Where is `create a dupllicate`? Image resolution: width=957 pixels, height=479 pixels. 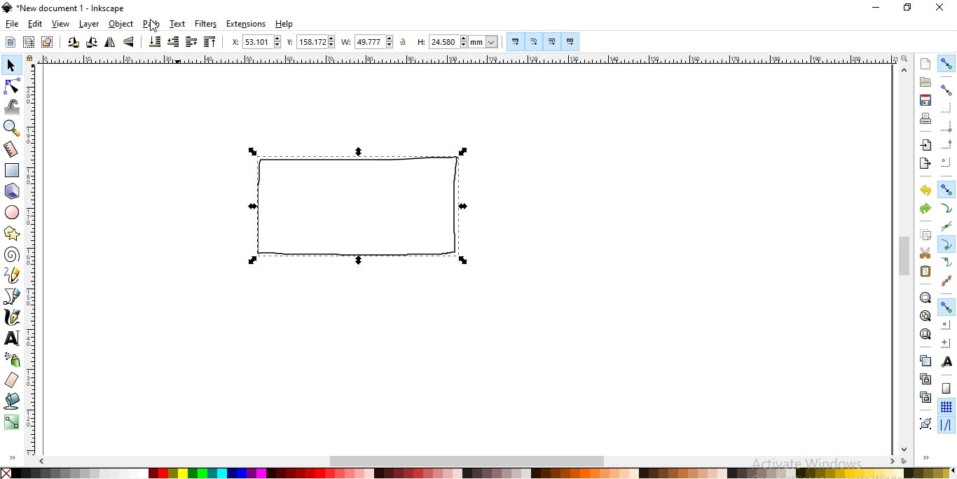 create a dupllicate is located at coordinates (925, 361).